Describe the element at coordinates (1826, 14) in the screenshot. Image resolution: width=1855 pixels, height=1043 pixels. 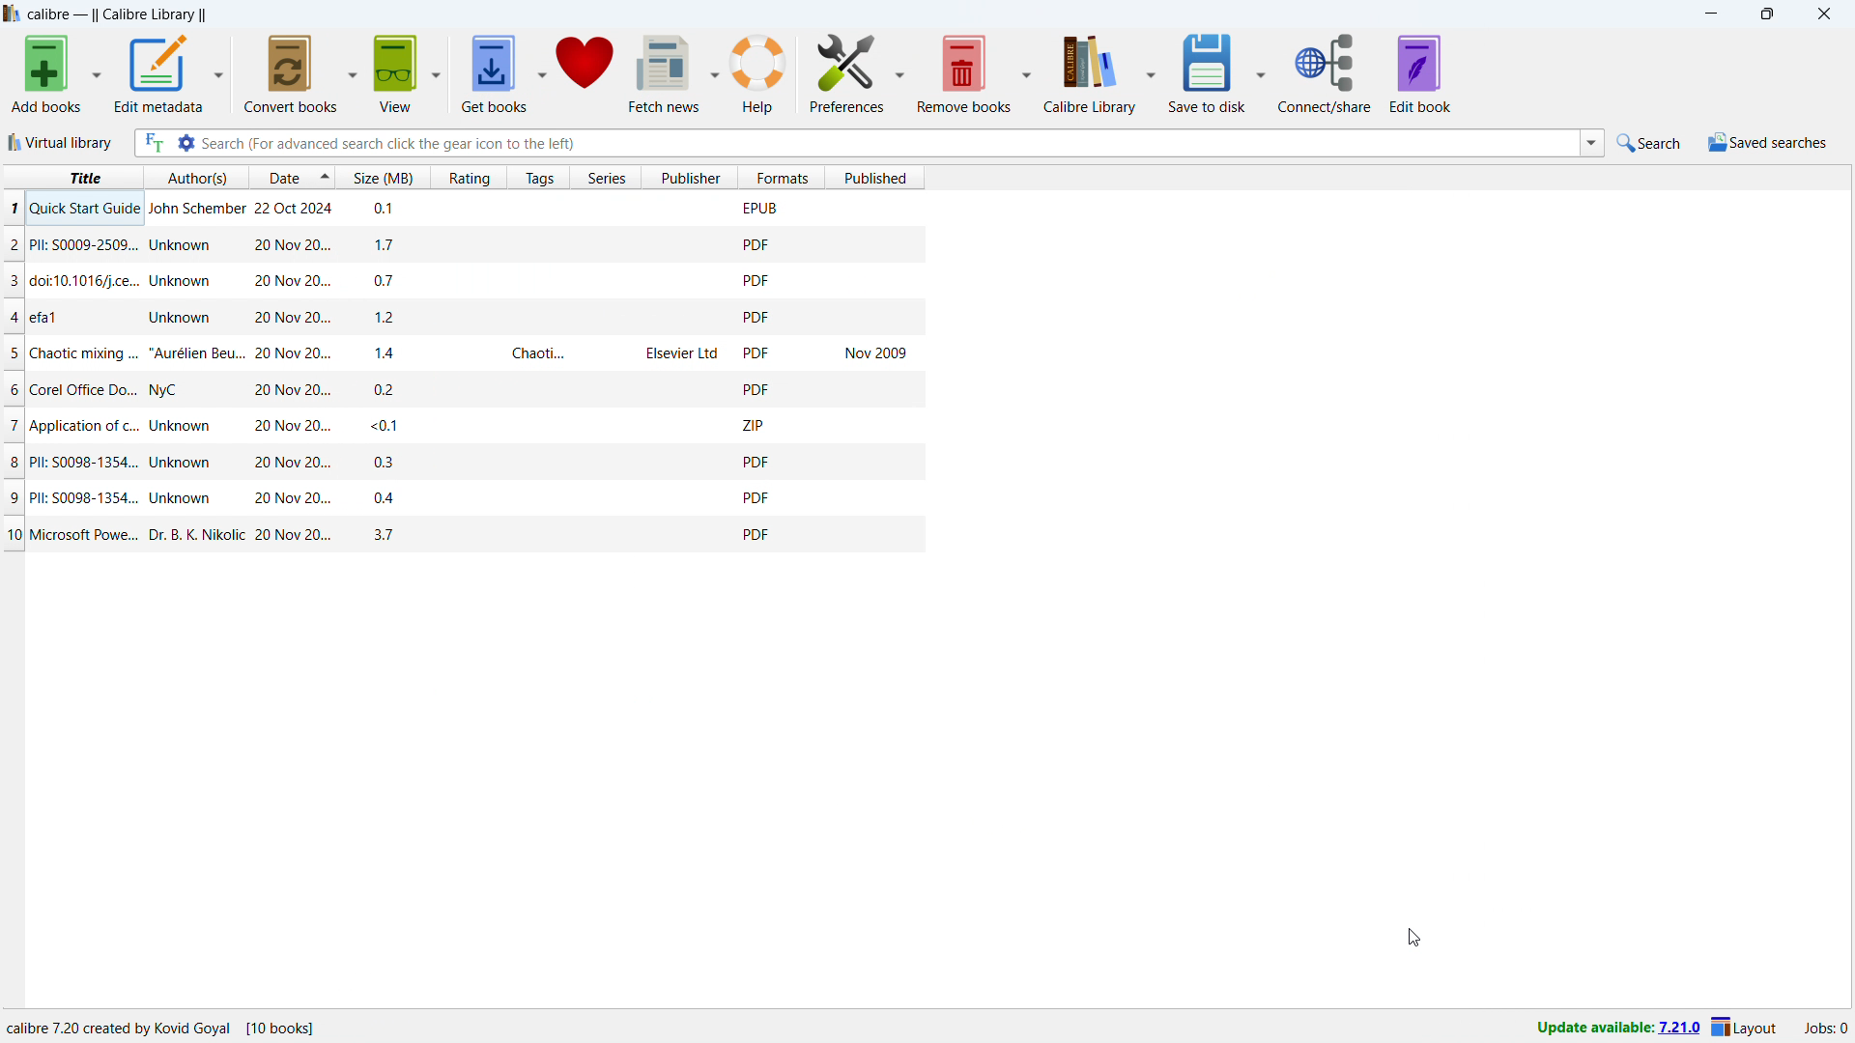
I see `close` at that location.